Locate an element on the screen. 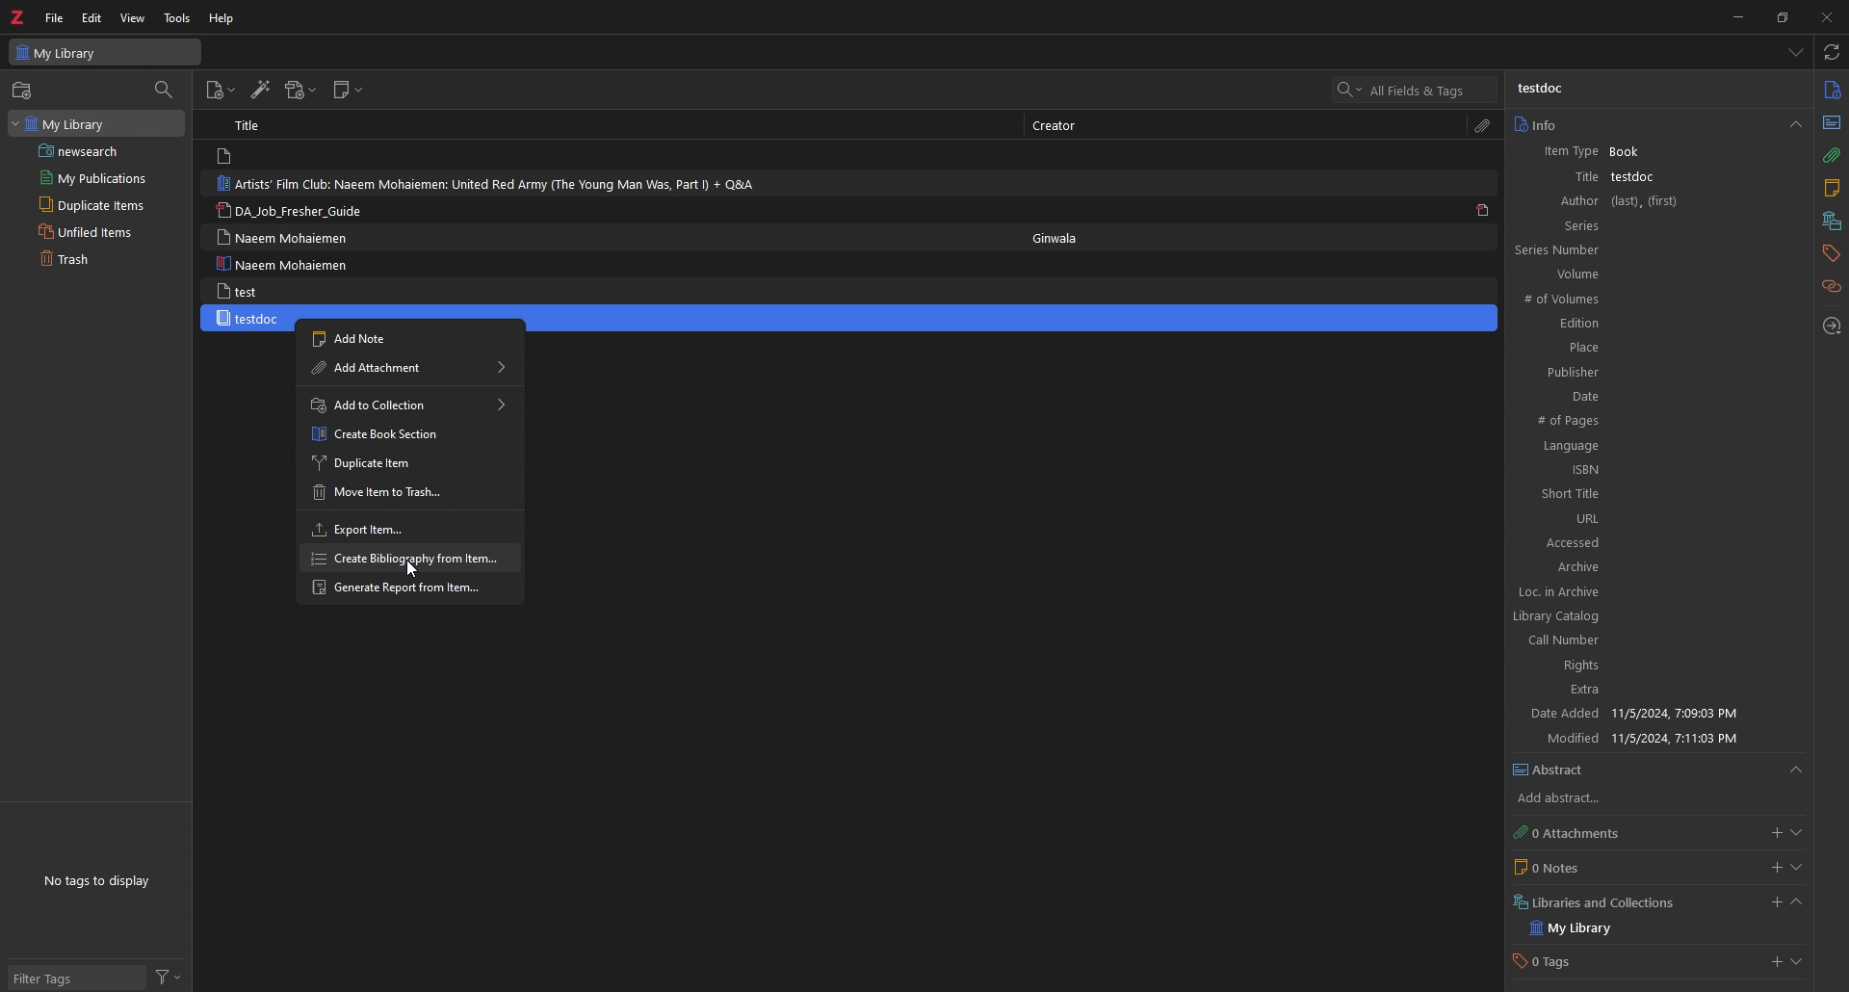 Image resolution: width=1849 pixels, height=992 pixels. Title is located at coordinates (252, 124).